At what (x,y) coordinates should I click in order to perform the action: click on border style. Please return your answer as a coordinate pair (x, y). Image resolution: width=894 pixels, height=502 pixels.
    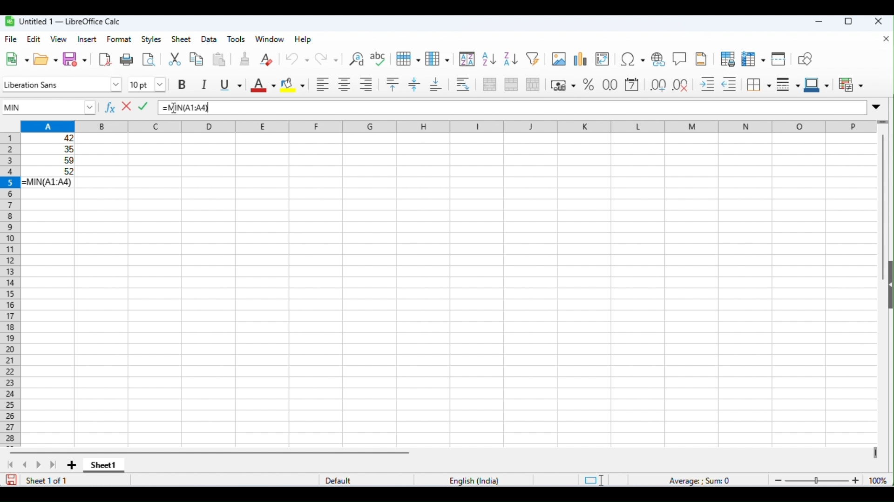
    Looking at the image, I should click on (786, 86).